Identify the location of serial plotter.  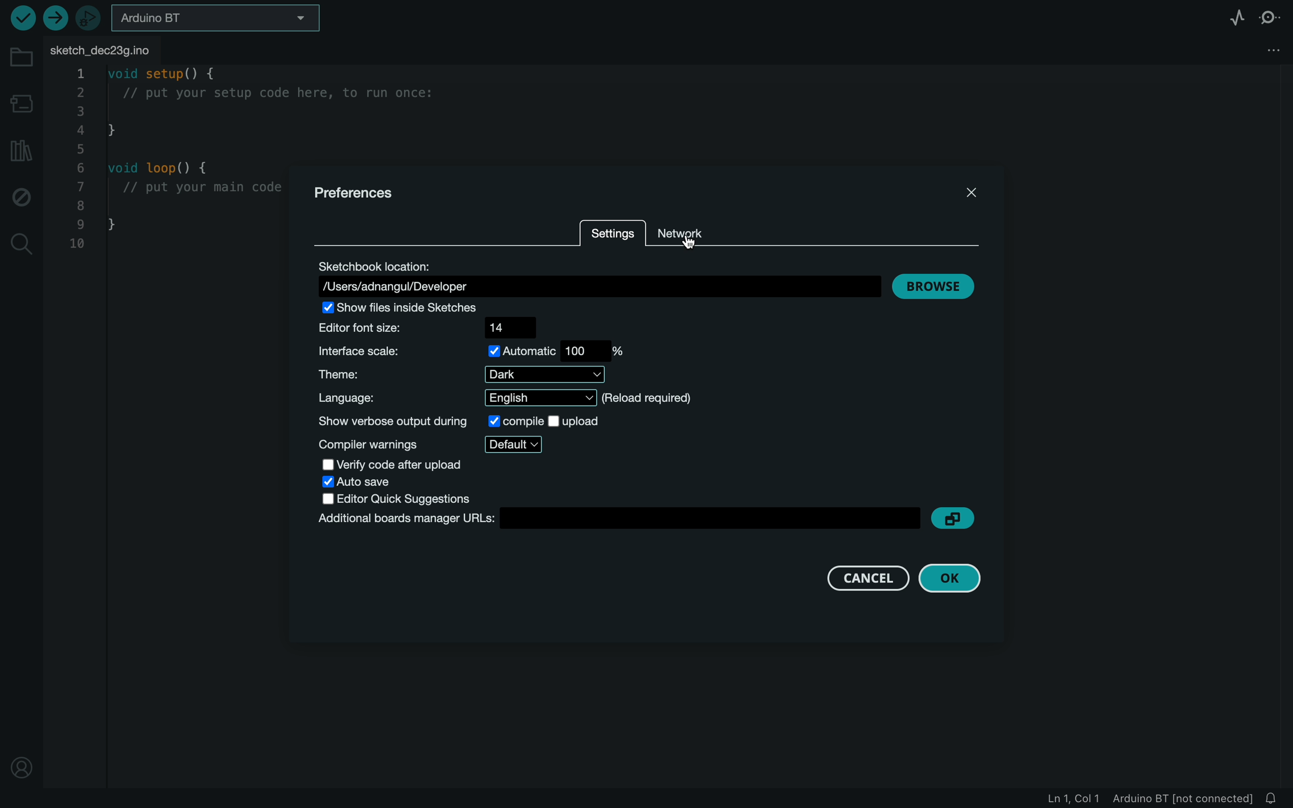
(1231, 17).